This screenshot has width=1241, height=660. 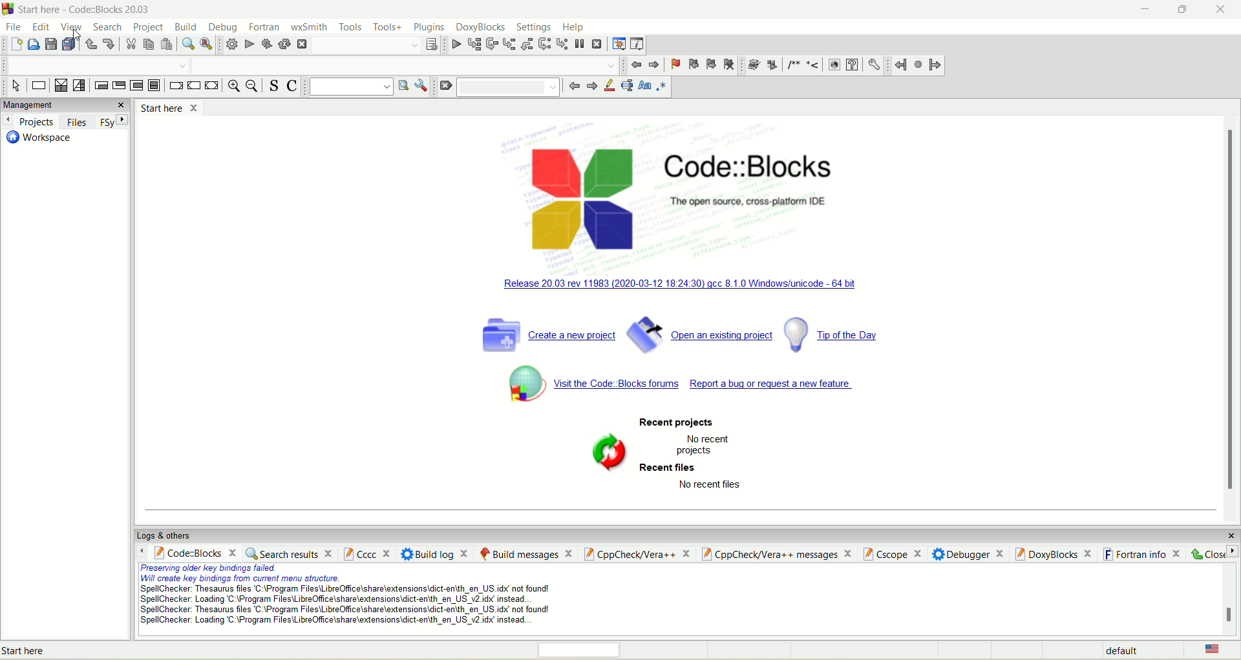 What do you see at coordinates (1231, 600) in the screenshot?
I see `vertical scroll bar` at bounding box center [1231, 600].